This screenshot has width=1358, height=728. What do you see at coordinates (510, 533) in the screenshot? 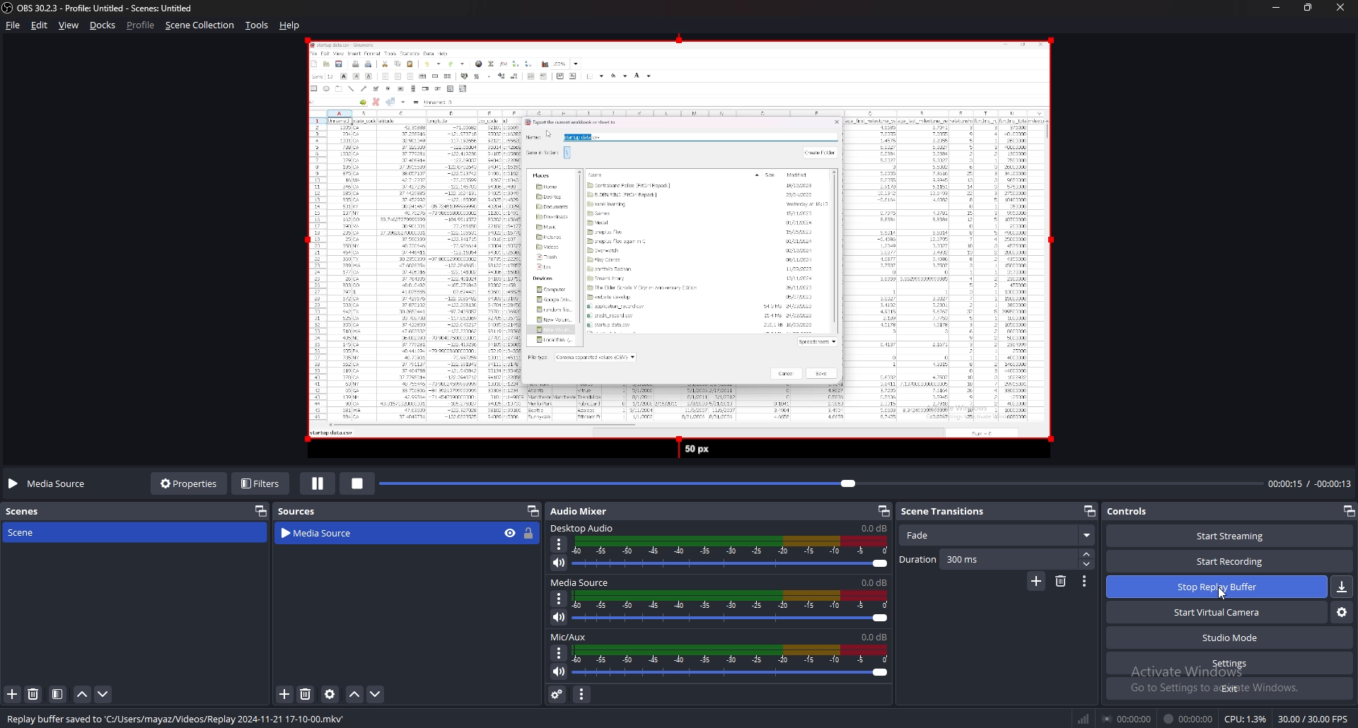
I see `hide` at bounding box center [510, 533].